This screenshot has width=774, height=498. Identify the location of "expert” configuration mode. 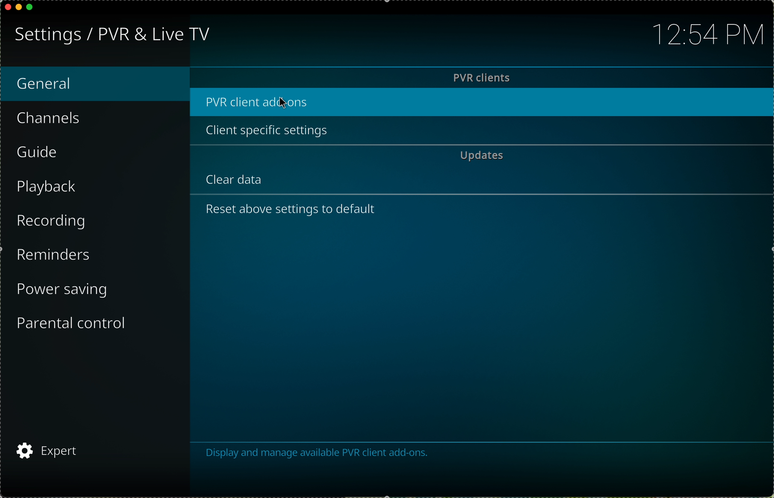
(49, 451).